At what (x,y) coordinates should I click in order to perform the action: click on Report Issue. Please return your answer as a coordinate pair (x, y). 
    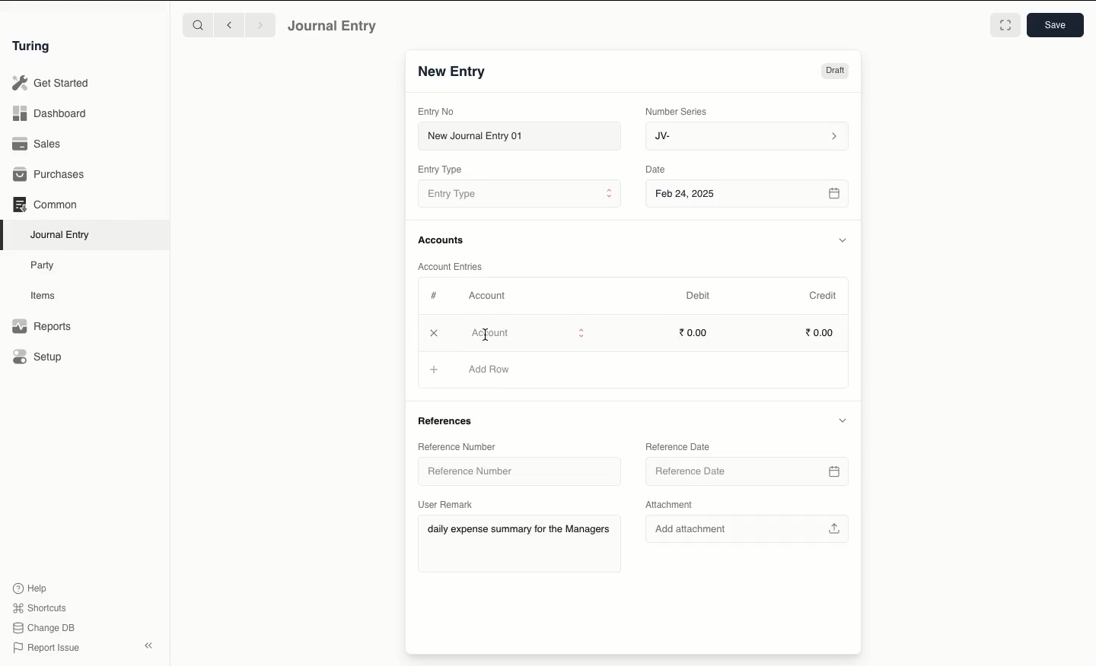
    Looking at the image, I should click on (48, 649).